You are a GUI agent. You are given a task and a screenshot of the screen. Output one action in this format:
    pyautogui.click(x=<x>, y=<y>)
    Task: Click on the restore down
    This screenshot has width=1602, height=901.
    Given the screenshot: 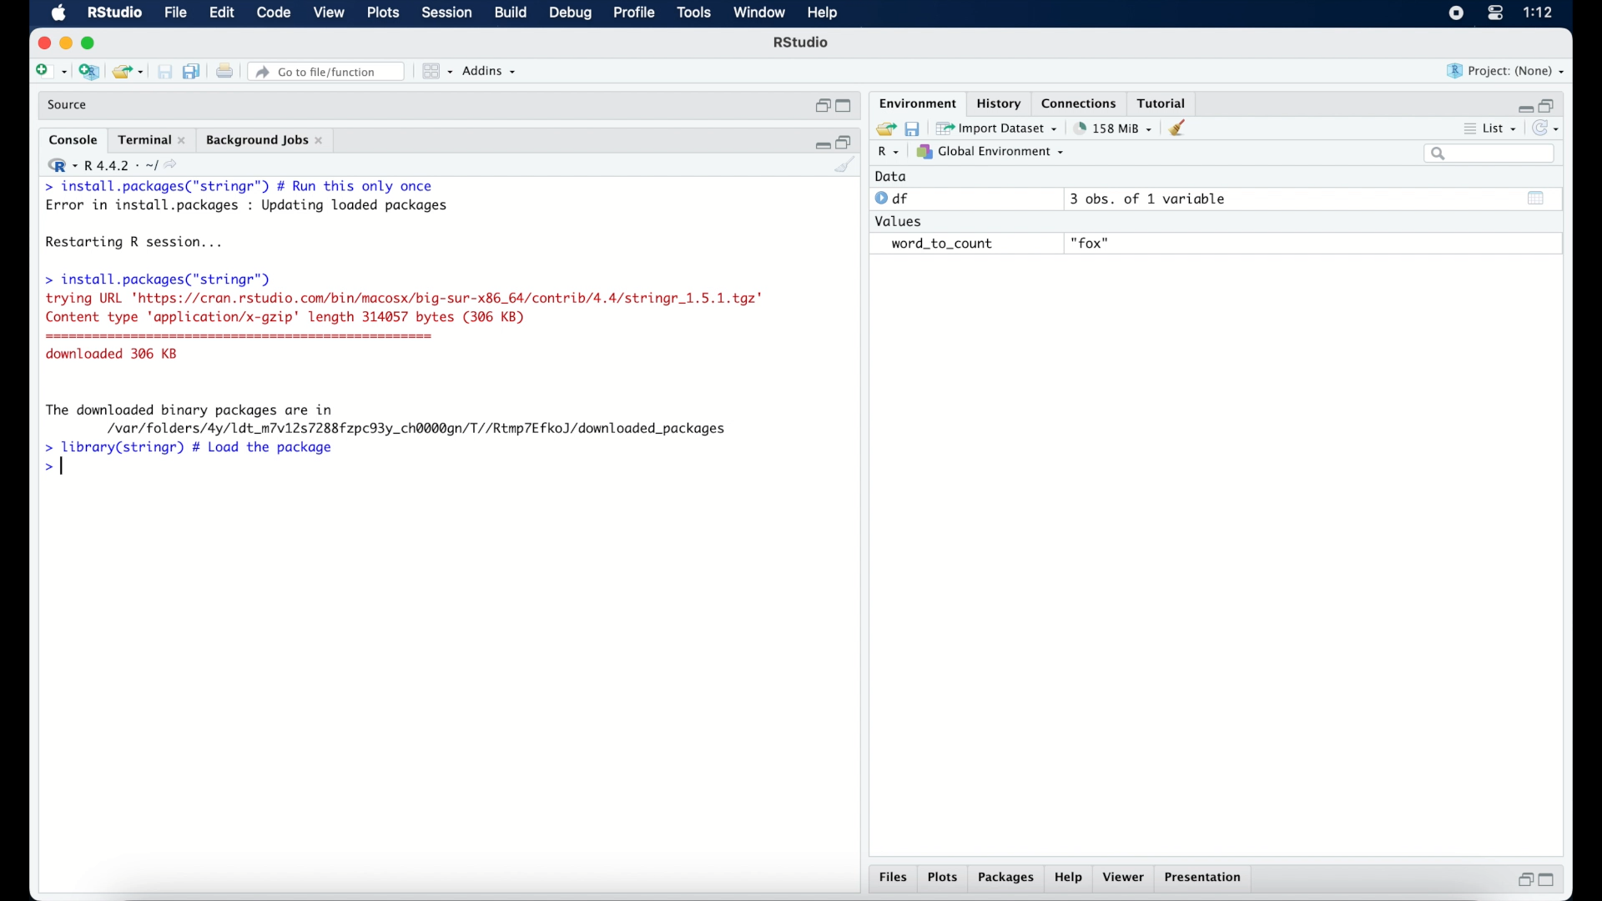 What is the action you would take?
    pyautogui.click(x=821, y=106)
    